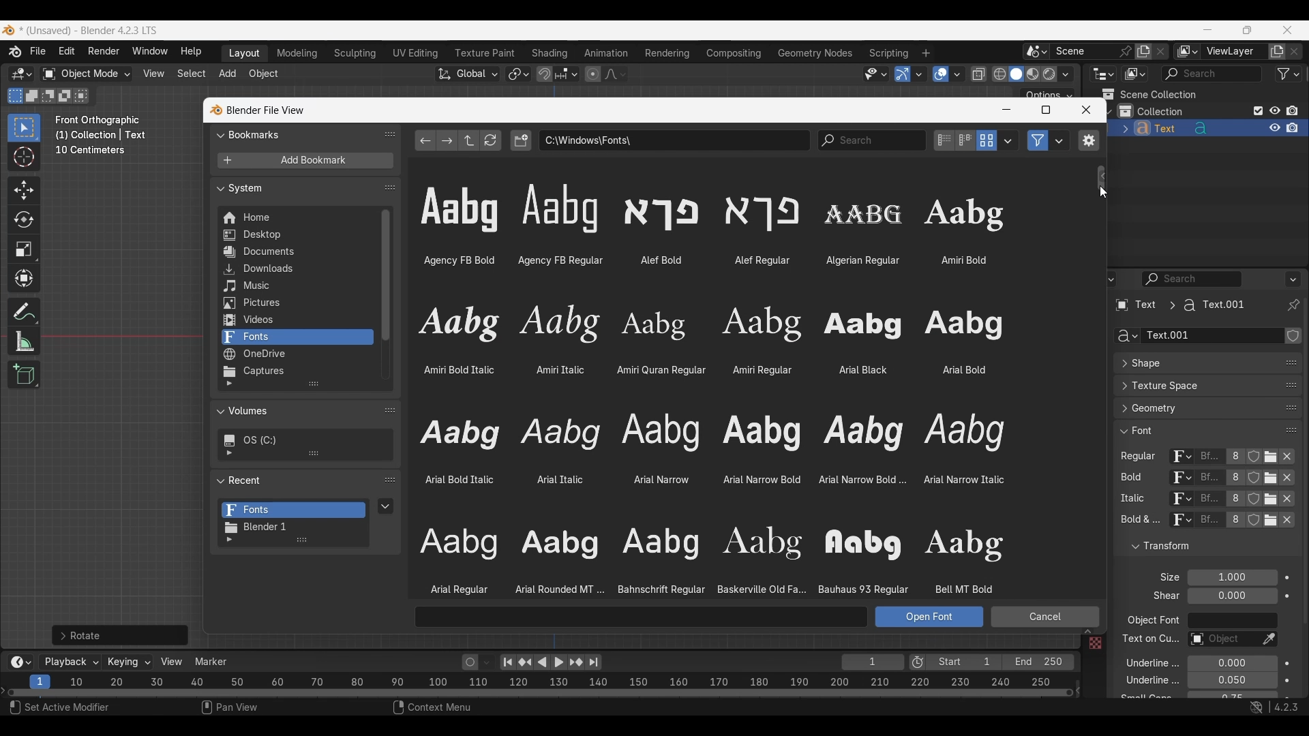 The image size is (1309, 736). Describe the element at coordinates (244, 54) in the screenshot. I see `Layout workspace, current selection` at that location.